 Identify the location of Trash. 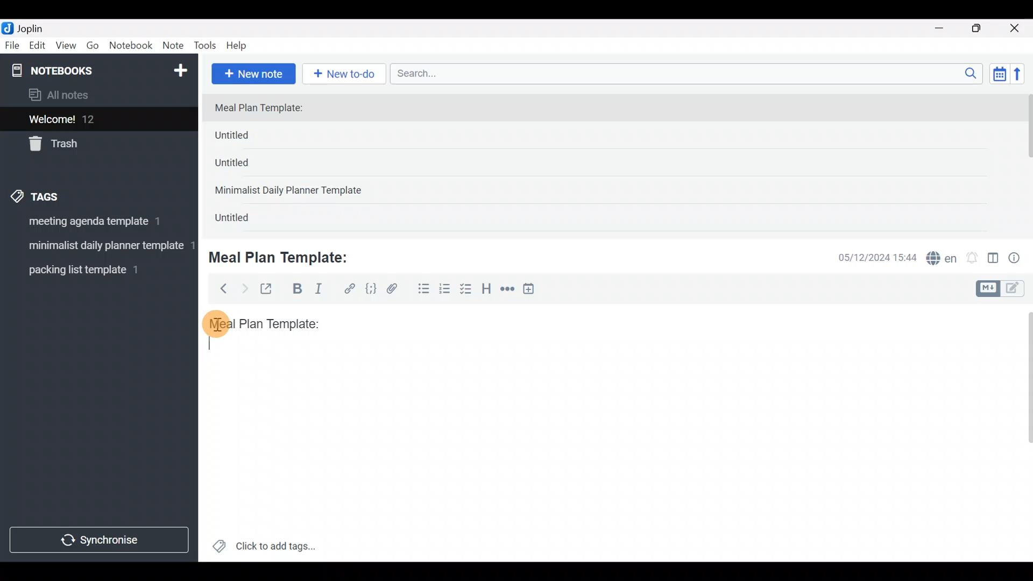
(93, 145).